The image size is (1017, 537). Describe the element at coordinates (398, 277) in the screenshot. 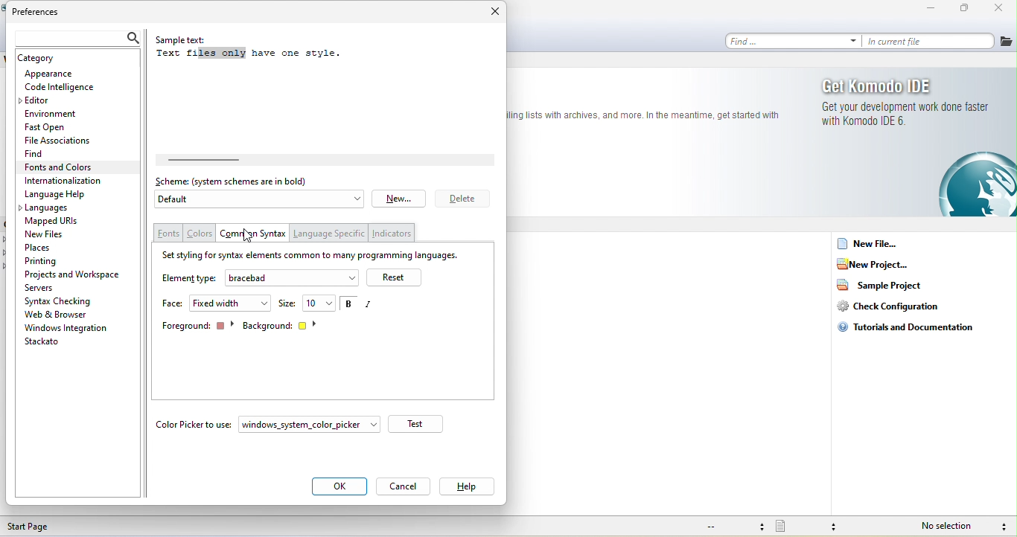

I see `reset` at that location.